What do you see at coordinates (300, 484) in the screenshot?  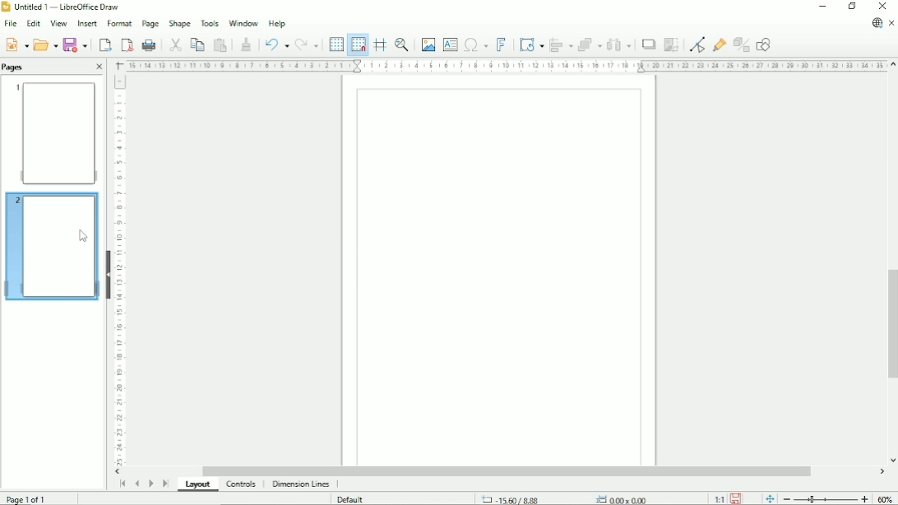 I see `Dimension lines` at bounding box center [300, 484].